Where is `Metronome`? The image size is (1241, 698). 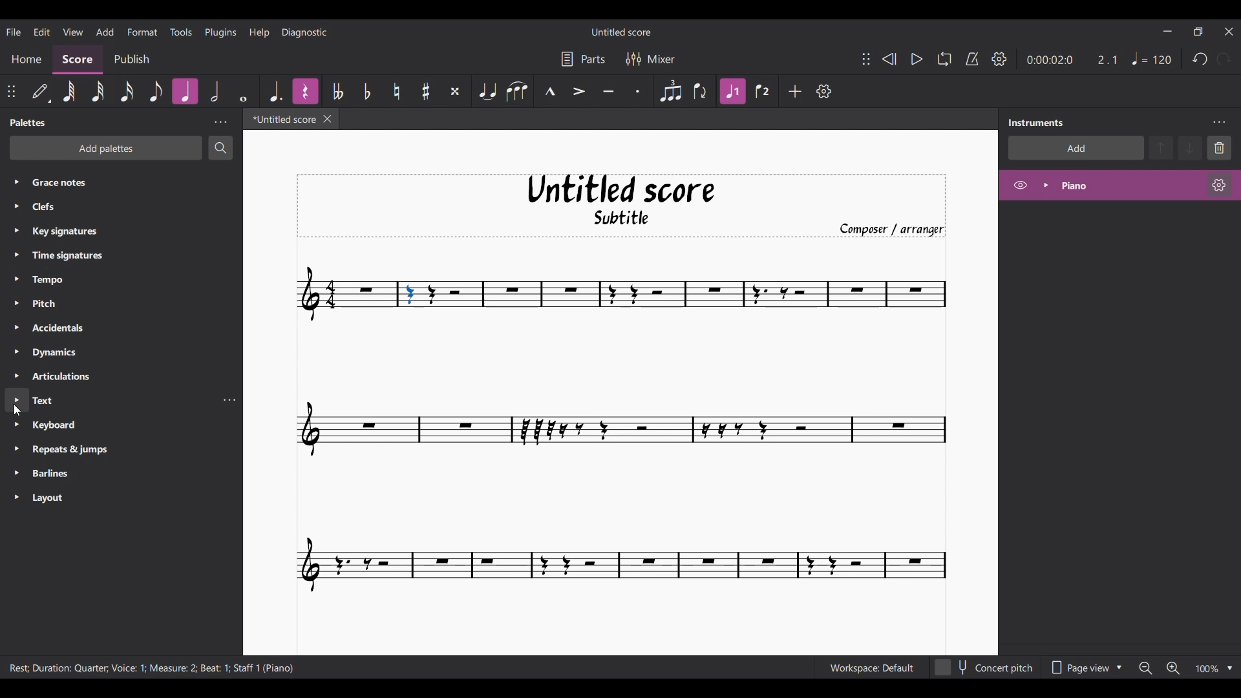
Metronome is located at coordinates (972, 59).